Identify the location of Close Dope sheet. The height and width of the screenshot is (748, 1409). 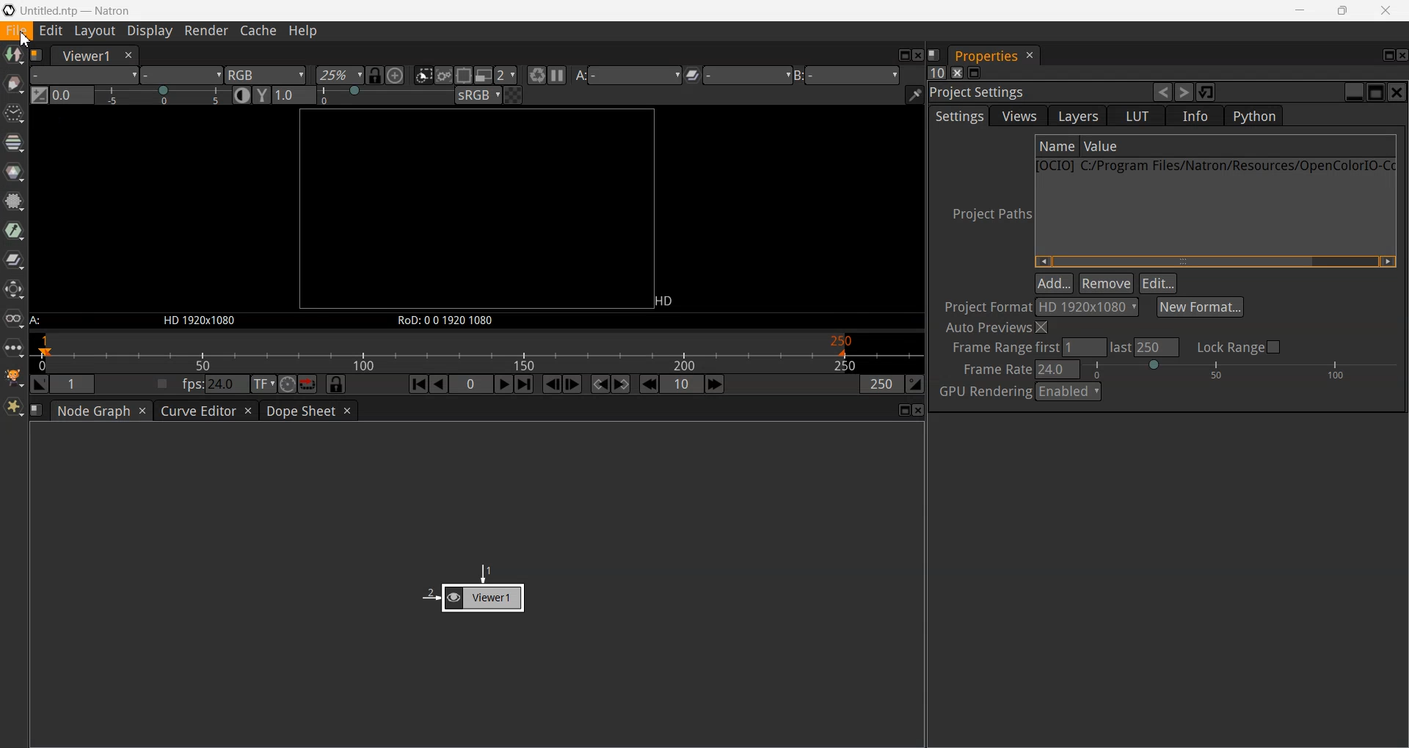
(347, 410).